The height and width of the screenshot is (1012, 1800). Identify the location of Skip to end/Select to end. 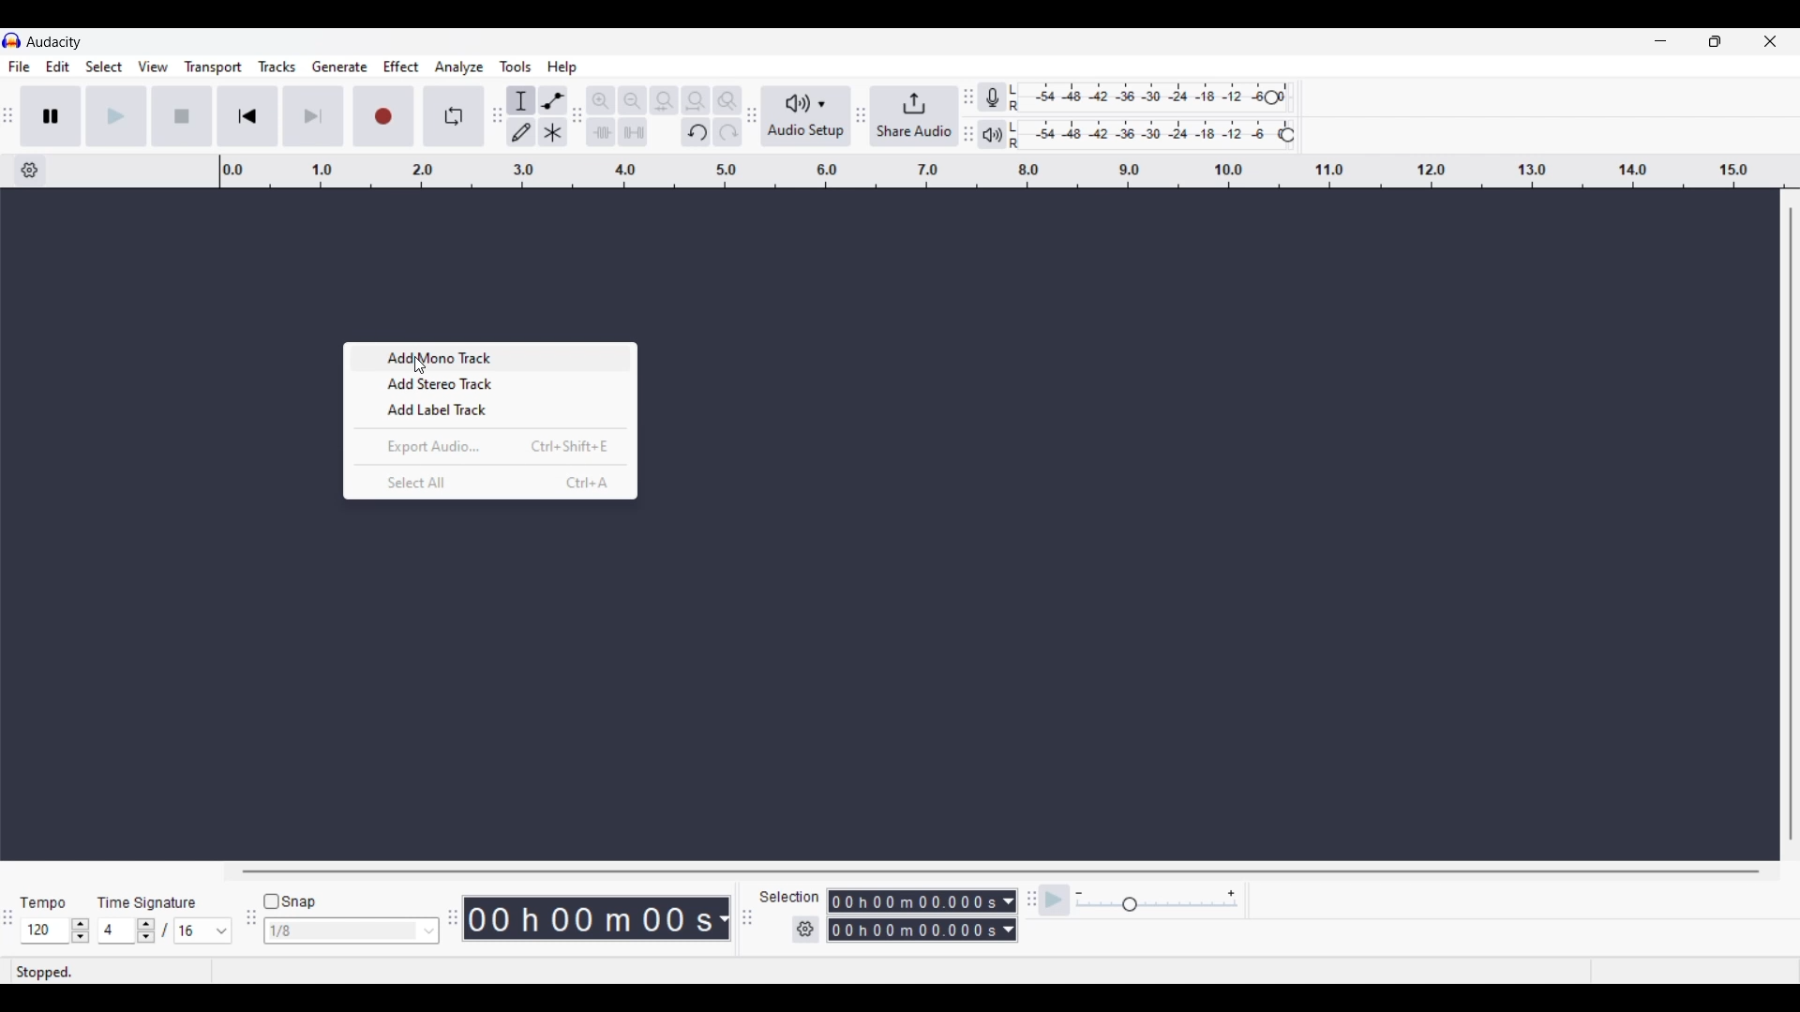
(313, 116).